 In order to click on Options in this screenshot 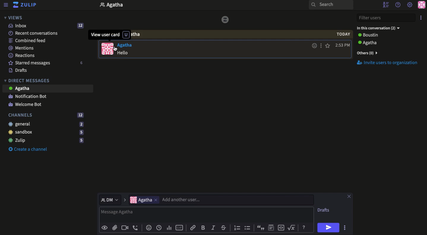, I will do `click(321, 46)`.